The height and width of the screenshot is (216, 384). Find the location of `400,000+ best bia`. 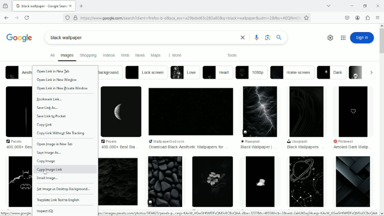

400,000+ best bia is located at coordinates (117, 147).